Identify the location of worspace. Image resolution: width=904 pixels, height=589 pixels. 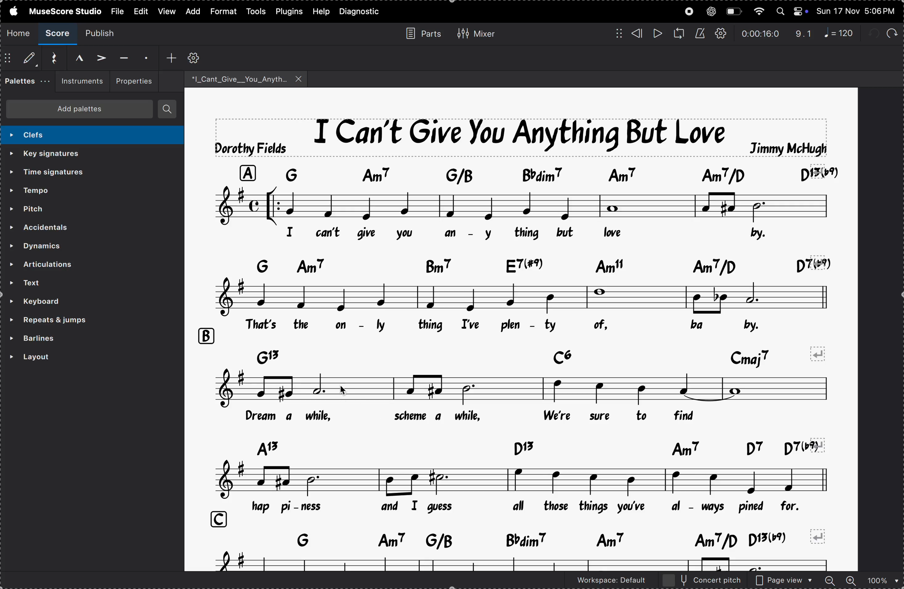
(604, 582).